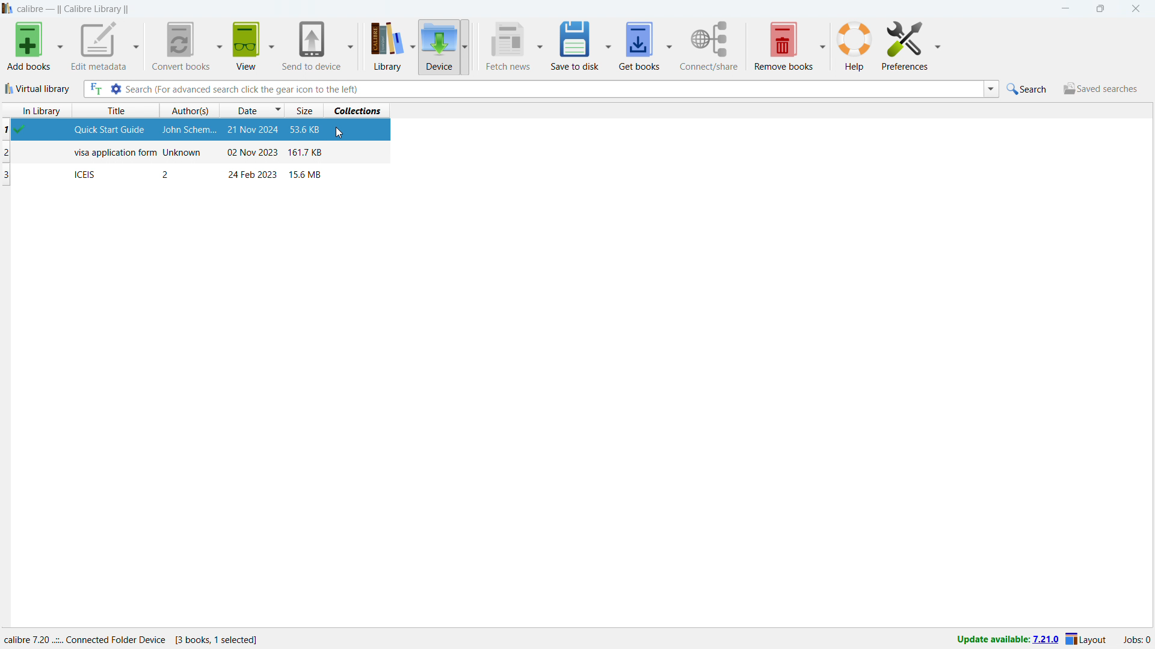 The height and width of the screenshot is (649, 1155). What do you see at coordinates (218, 45) in the screenshot?
I see `convert books options` at bounding box center [218, 45].